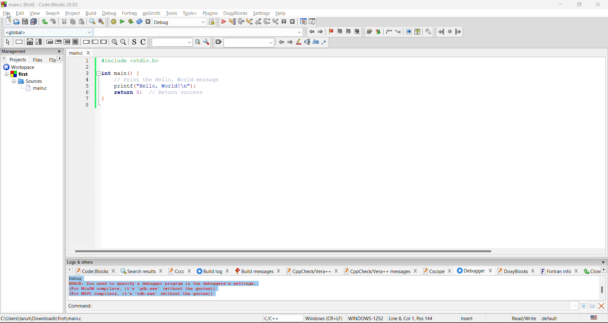  I want to click on previous, so click(68, 271).